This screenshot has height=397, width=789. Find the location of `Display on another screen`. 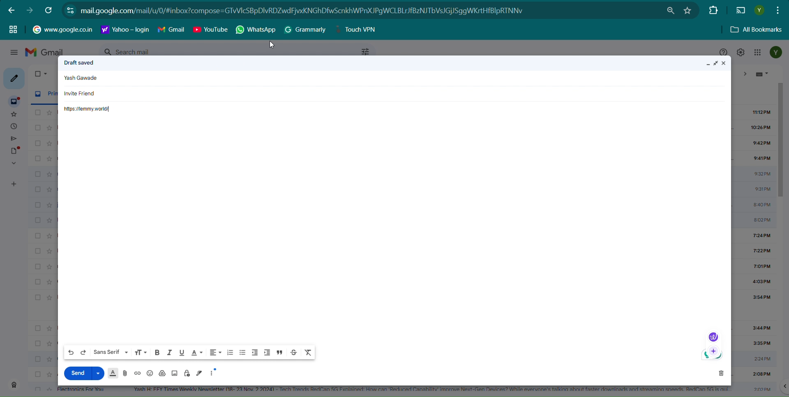

Display on another screen is located at coordinates (741, 11).